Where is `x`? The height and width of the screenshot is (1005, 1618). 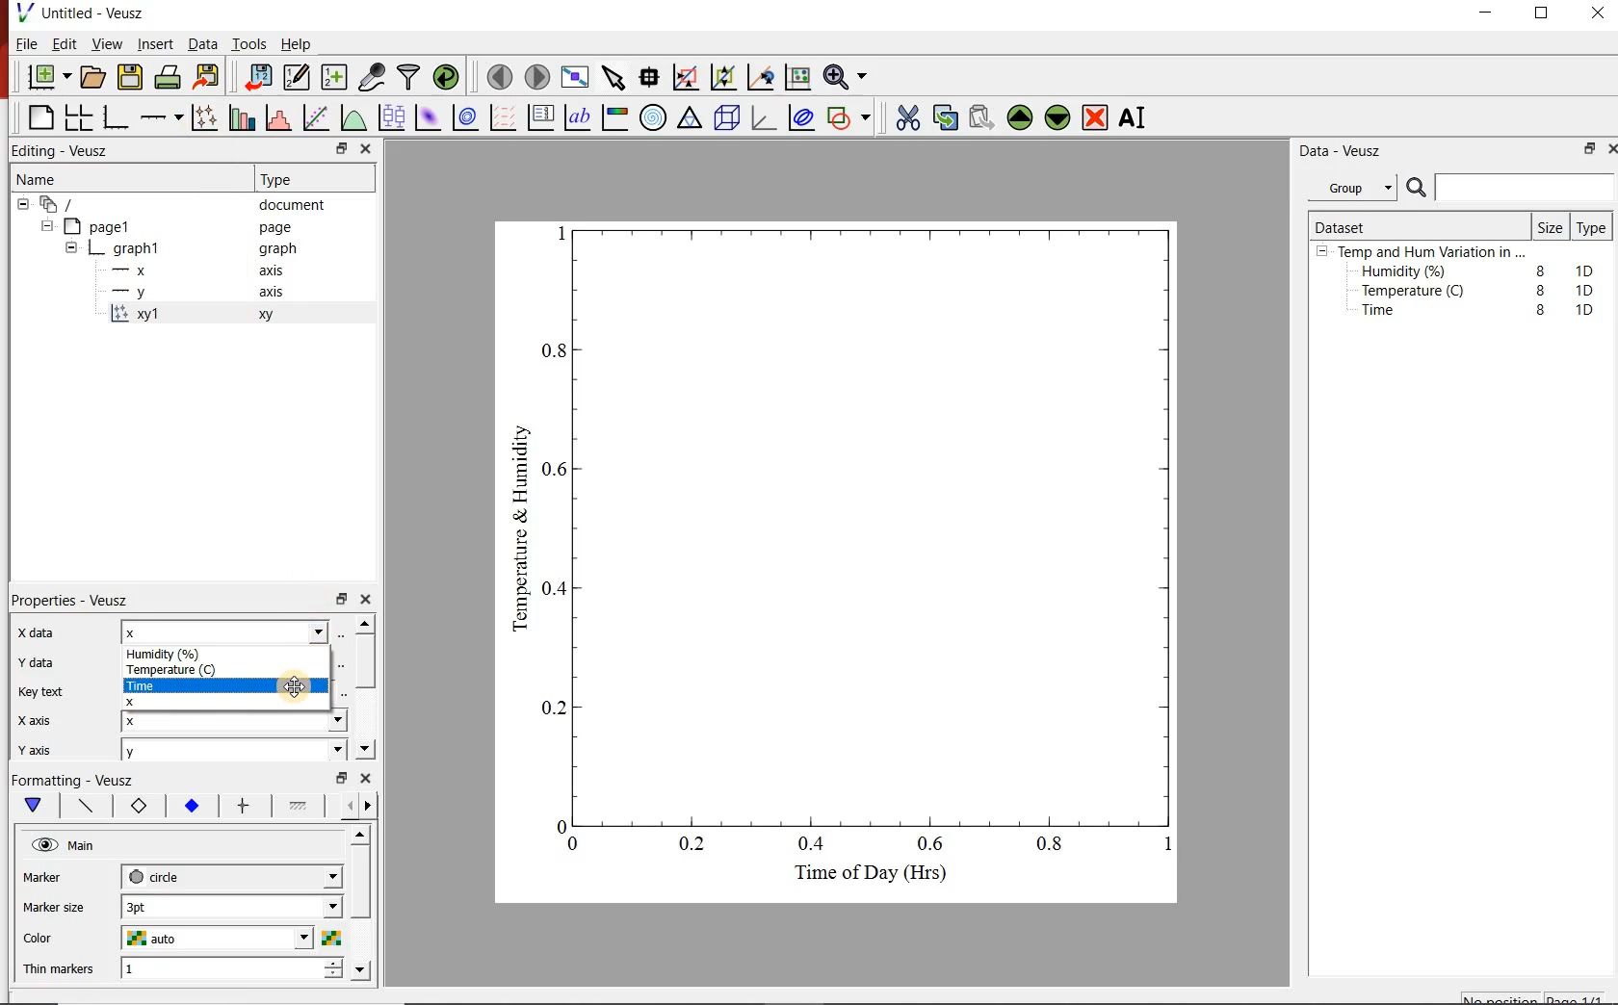
x is located at coordinates (160, 721).